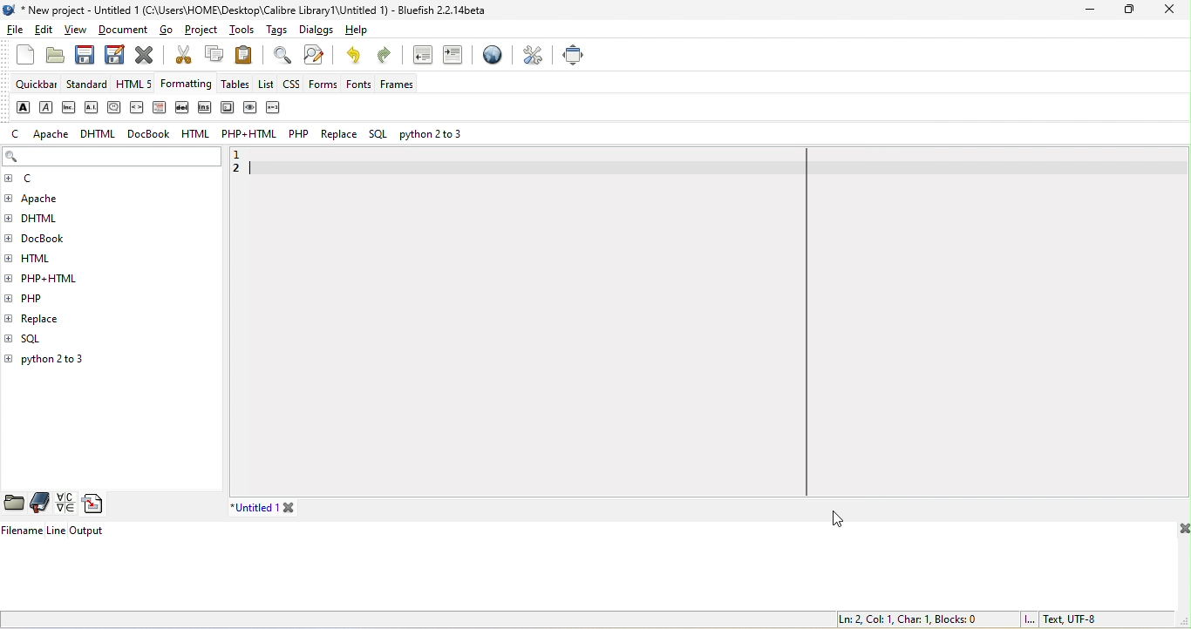 The image size is (1191, 629). What do you see at coordinates (262, 84) in the screenshot?
I see `list` at bounding box center [262, 84].